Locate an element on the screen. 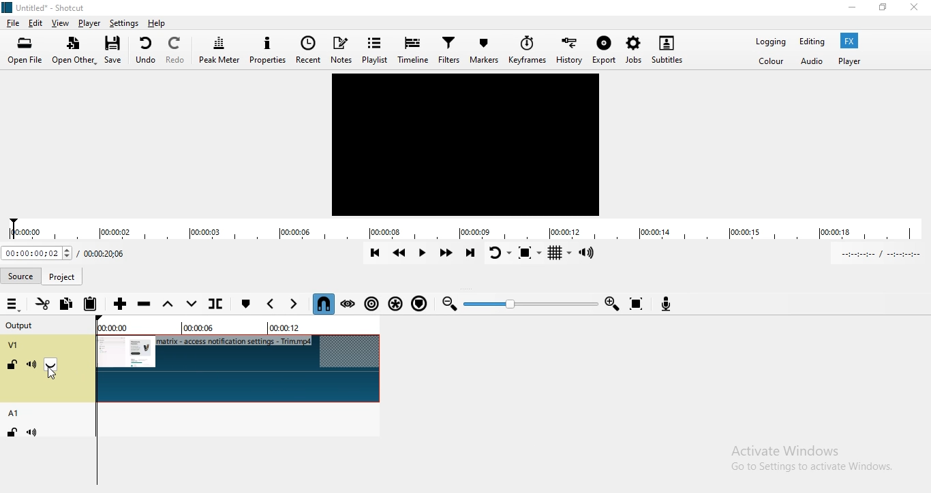  Toggle grid display  is located at coordinates (562, 255).